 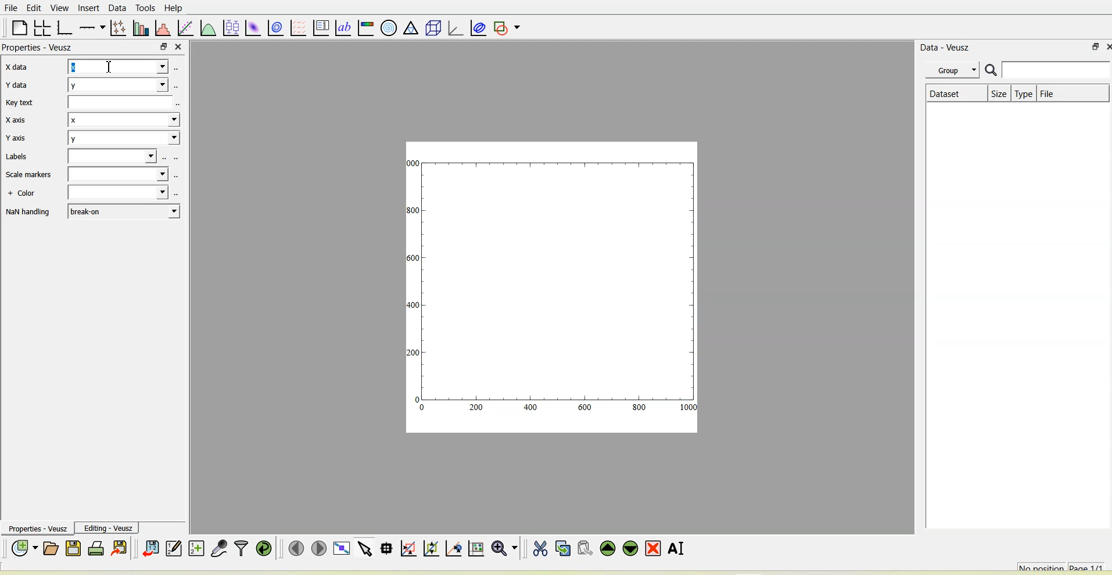 What do you see at coordinates (42, 28) in the screenshot?
I see `Arrange graphs in a grid` at bounding box center [42, 28].